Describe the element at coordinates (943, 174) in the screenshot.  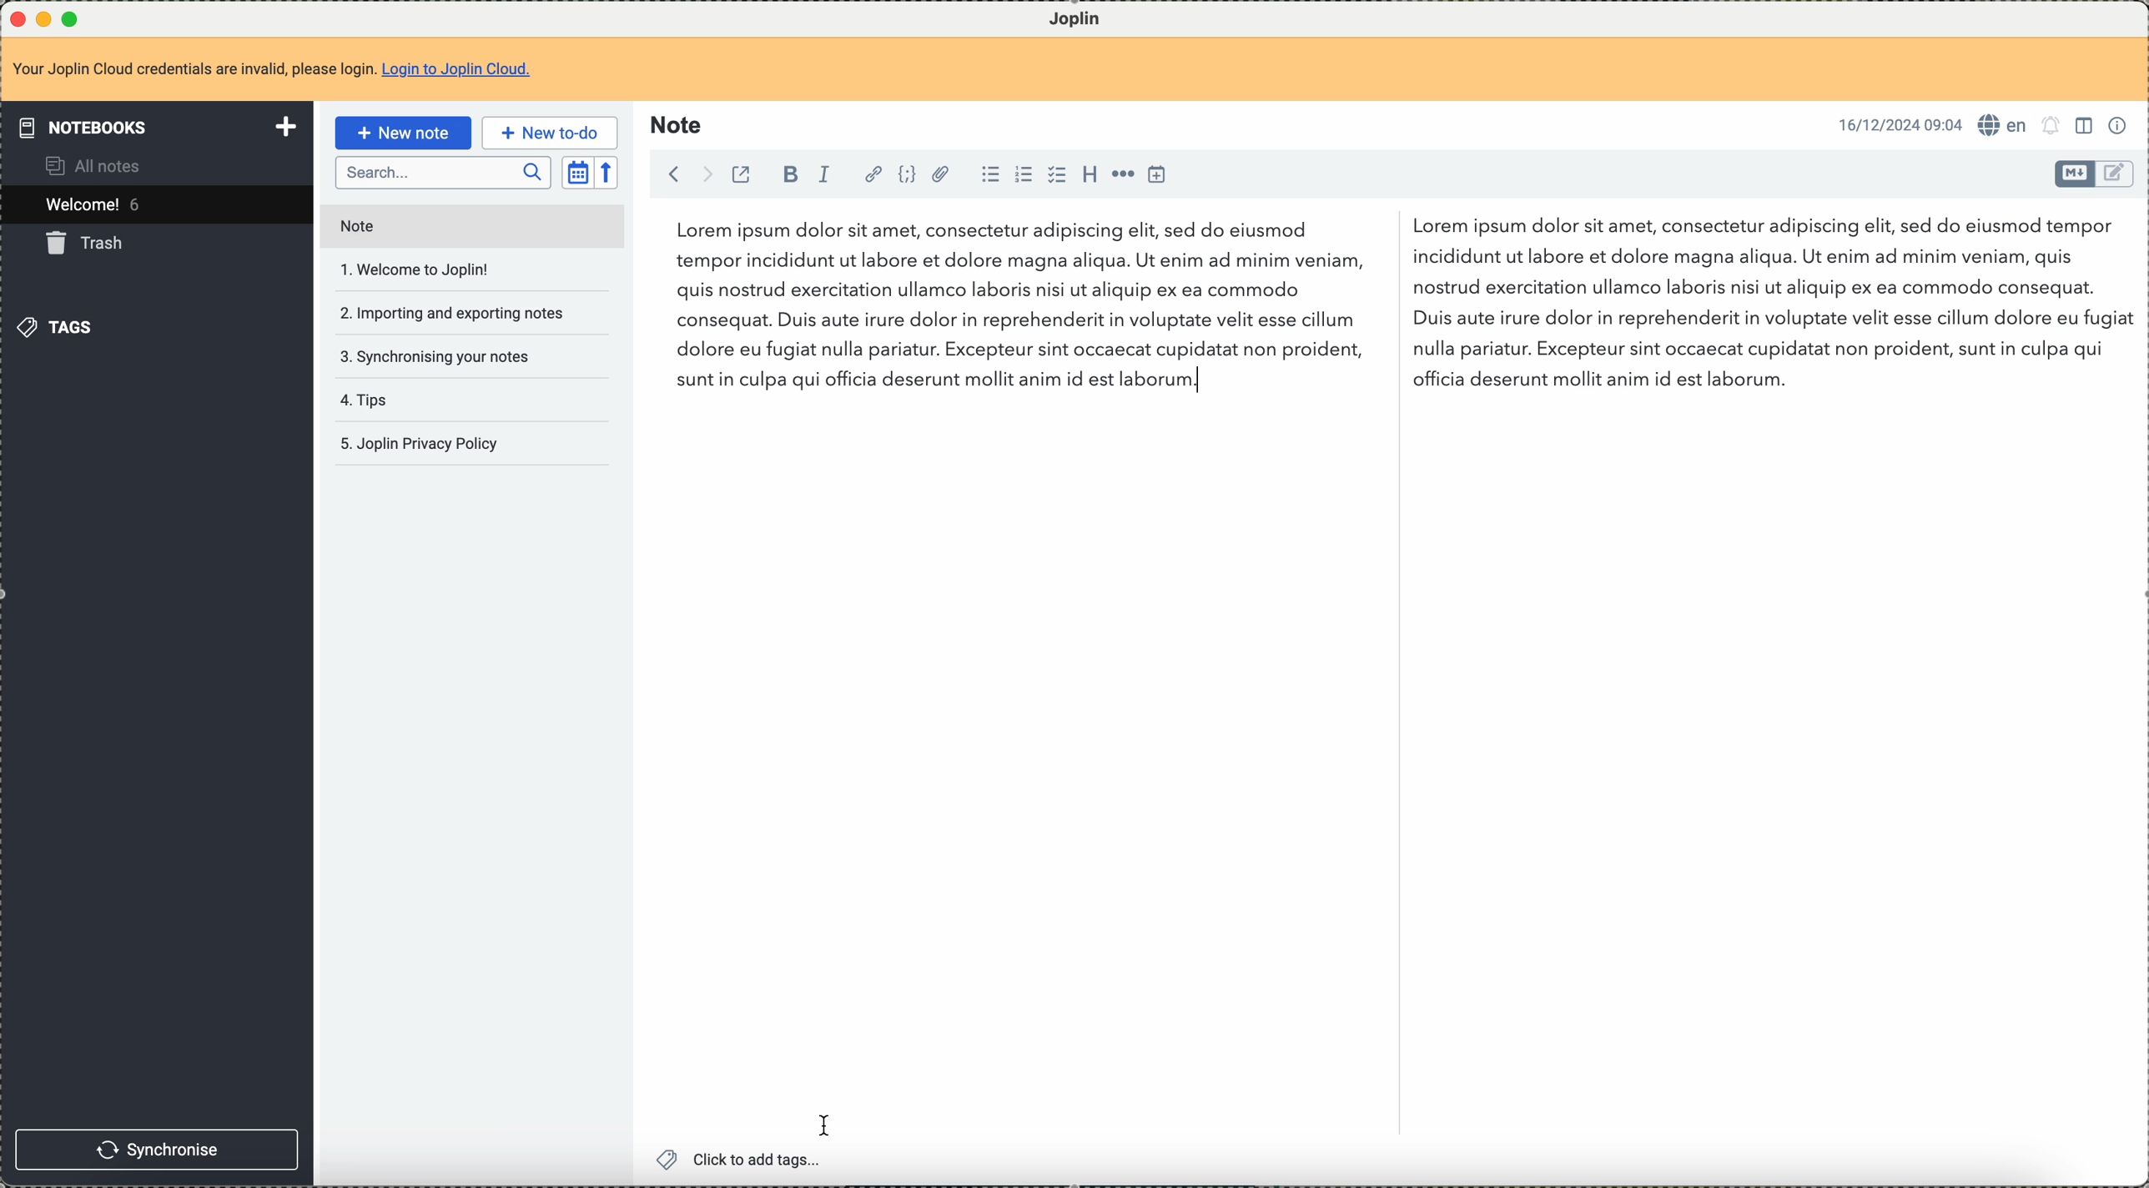
I see `attach file` at that location.